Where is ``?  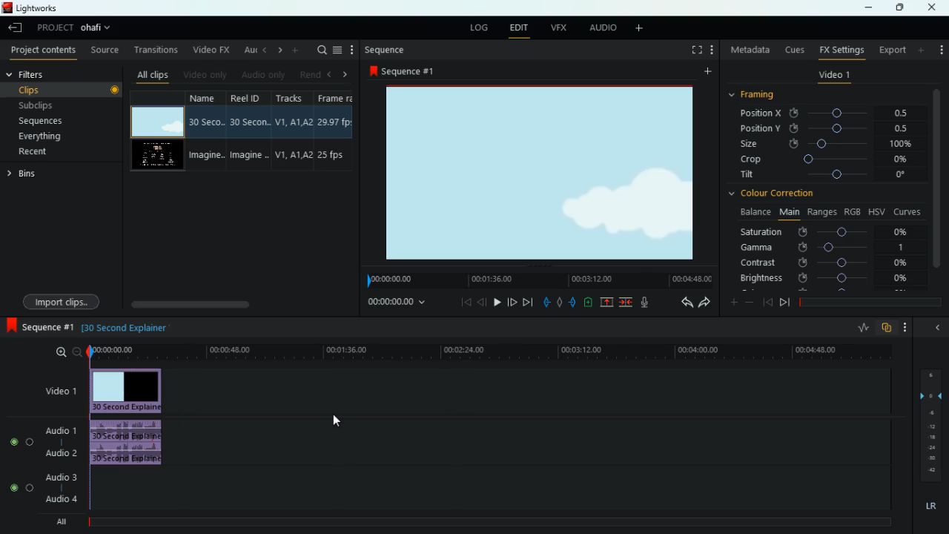
 is located at coordinates (115, 91).